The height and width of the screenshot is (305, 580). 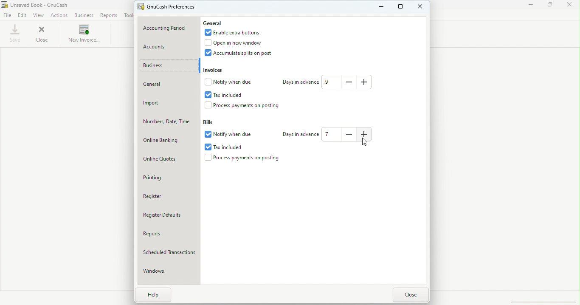 I want to click on Maximize, so click(x=400, y=8).